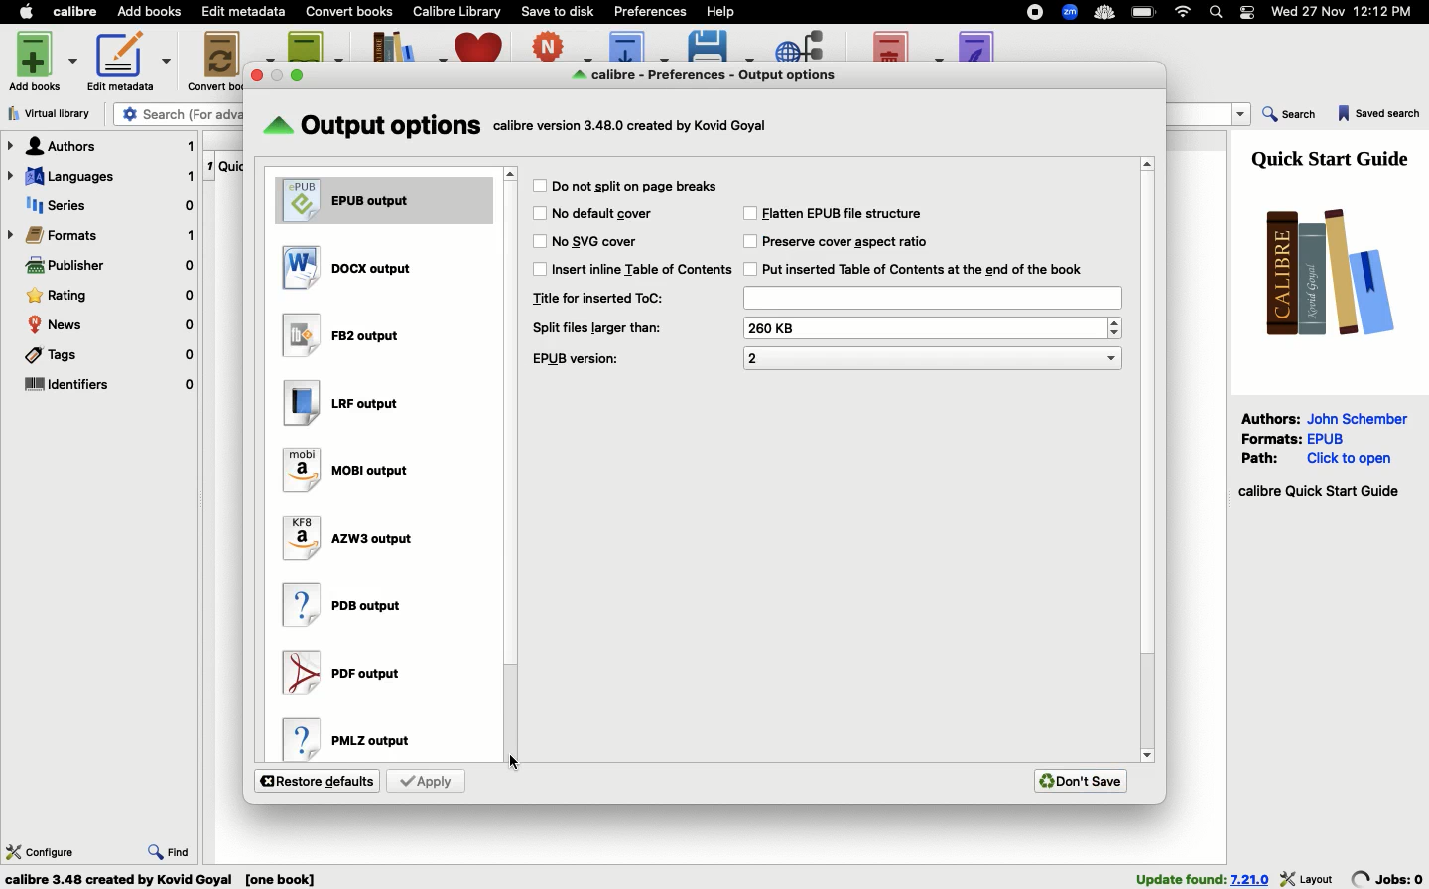 Image resolution: width=1429 pixels, height=889 pixels. I want to click on PMLZ, so click(362, 737).